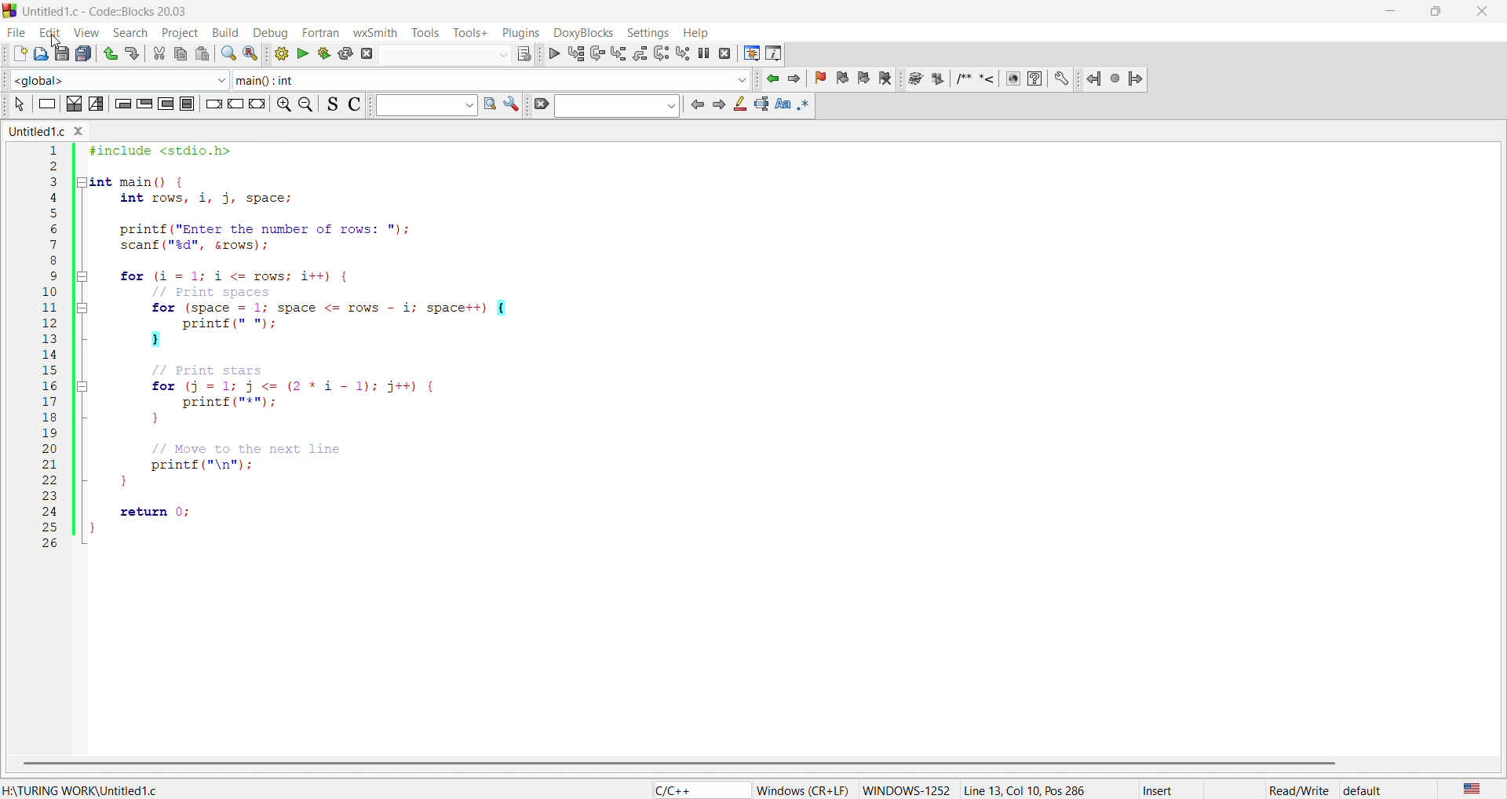 The width and height of the screenshot is (1507, 799). I want to click on next, so click(719, 106).